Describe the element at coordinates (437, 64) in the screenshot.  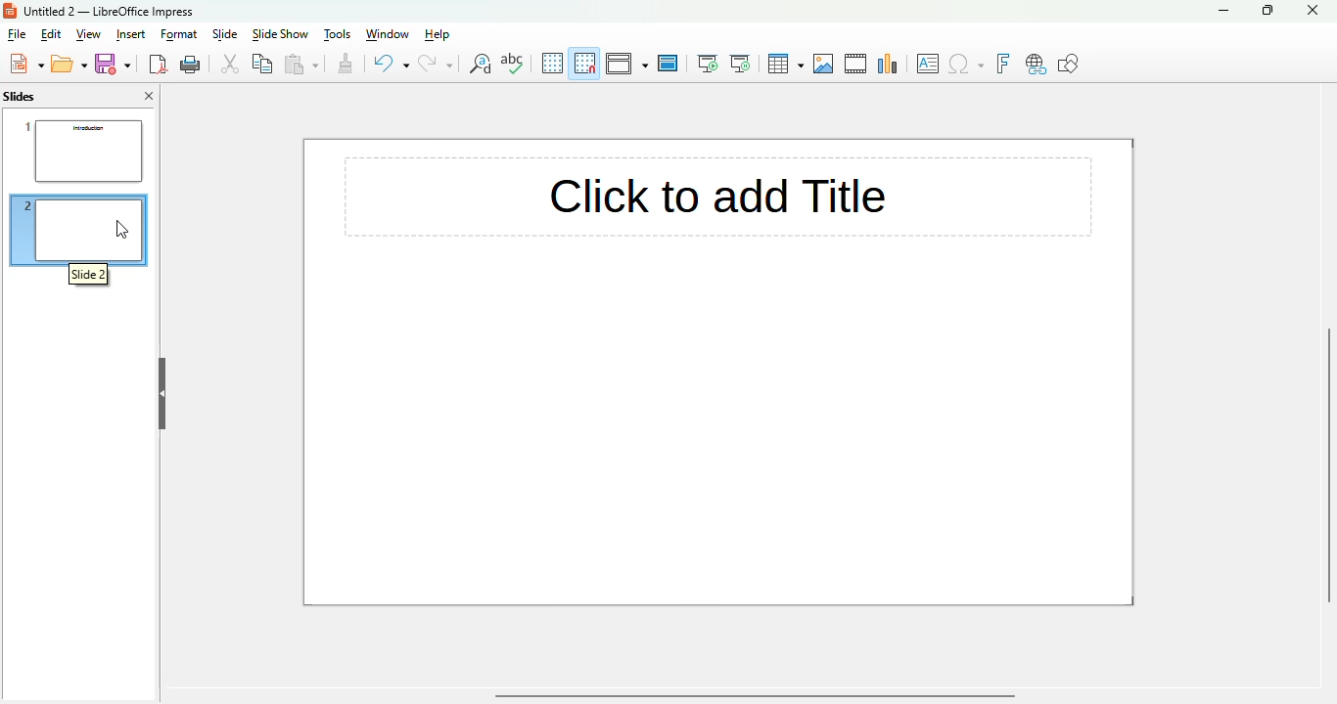
I see `redo` at that location.